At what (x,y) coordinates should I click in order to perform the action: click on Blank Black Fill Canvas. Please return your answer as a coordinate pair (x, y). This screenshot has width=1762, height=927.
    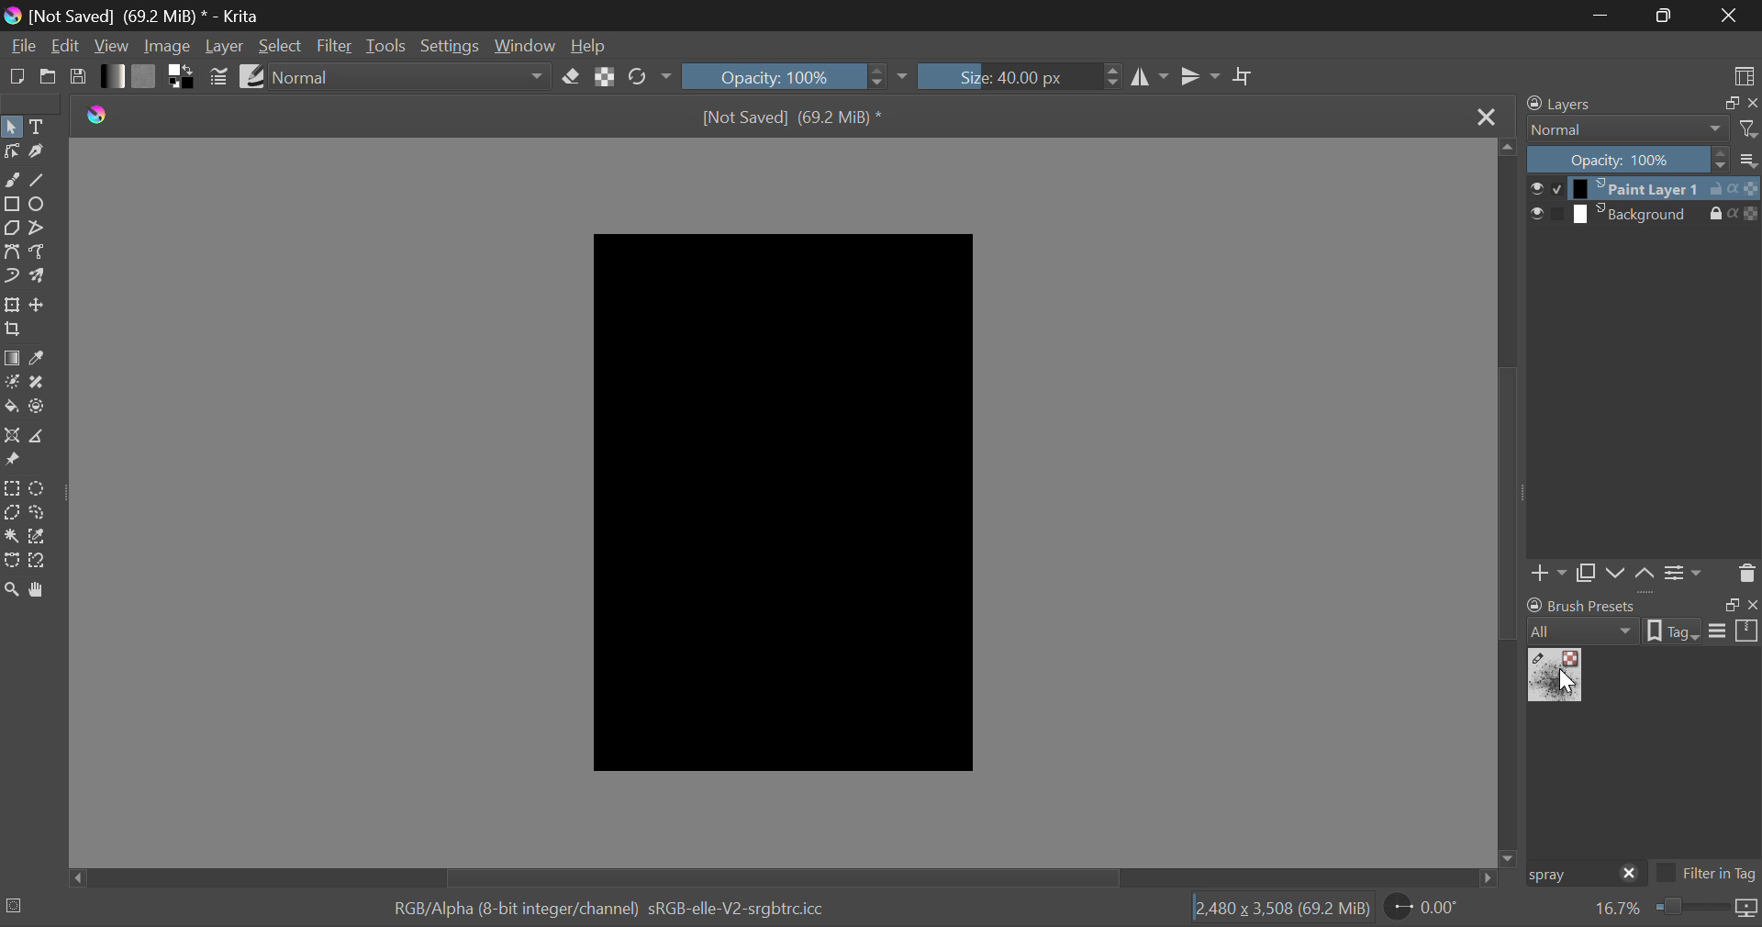
    Looking at the image, I should click on (781, 500).